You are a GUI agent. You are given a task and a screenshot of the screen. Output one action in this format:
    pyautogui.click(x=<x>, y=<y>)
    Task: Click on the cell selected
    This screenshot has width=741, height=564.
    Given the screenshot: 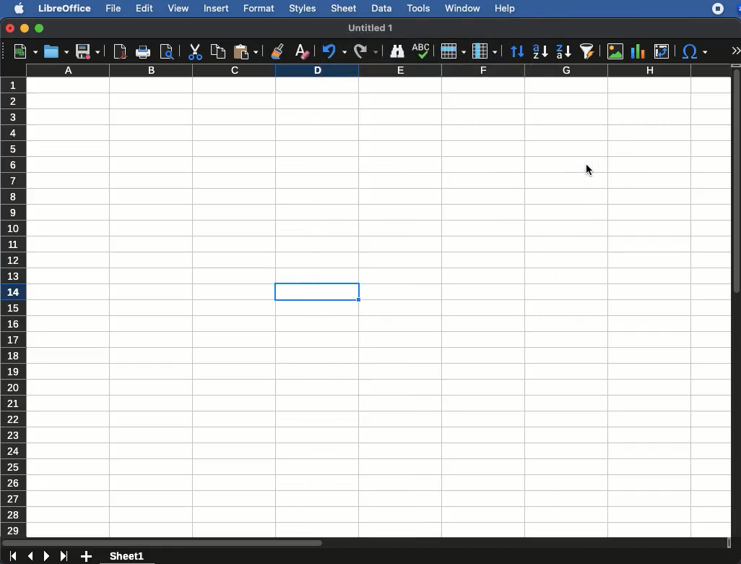 What is the action you would take?
    pyautogui.click(x=315, y=291)
    